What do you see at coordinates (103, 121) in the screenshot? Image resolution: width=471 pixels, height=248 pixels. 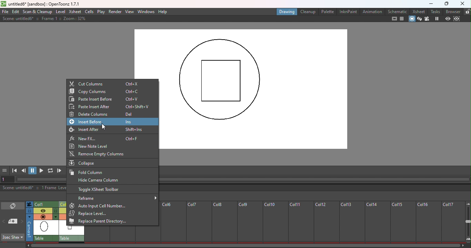 I see `Insert before` at bounding box center [103, 121].